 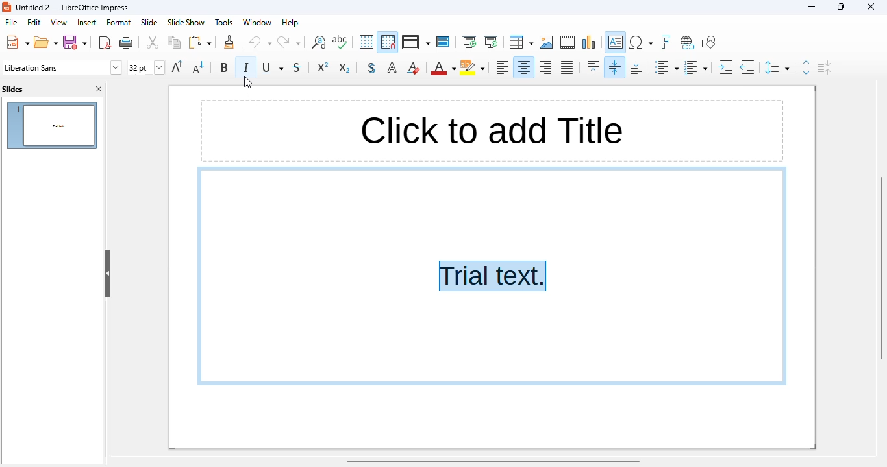 I want to click on toggle shadow, so click(x=372, y=67).